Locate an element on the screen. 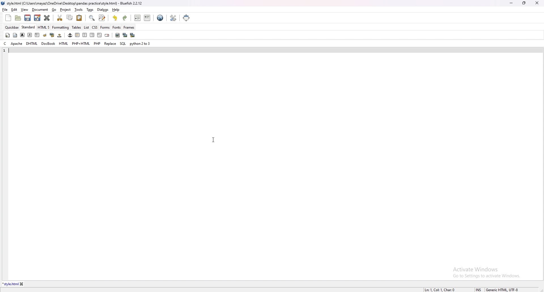 The width and height of the screenshot is (544, 292). close is located at coordinates (537, 3).